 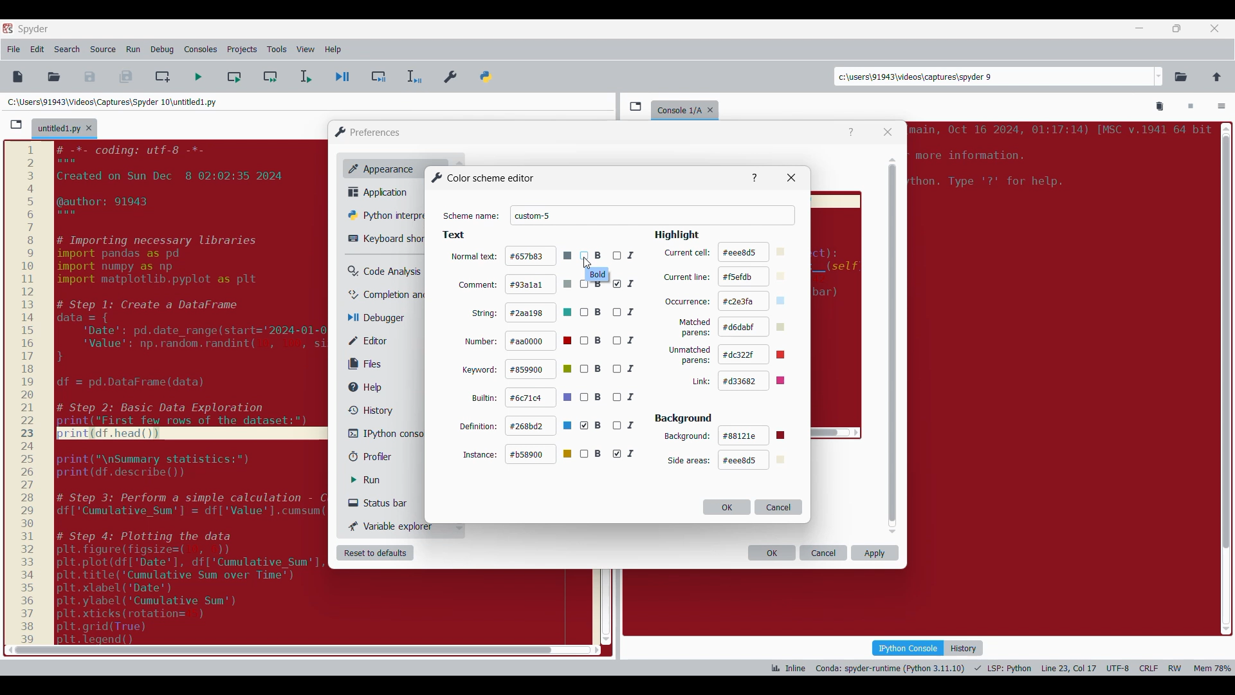 I want to click on B, so click(x=592, y=369).